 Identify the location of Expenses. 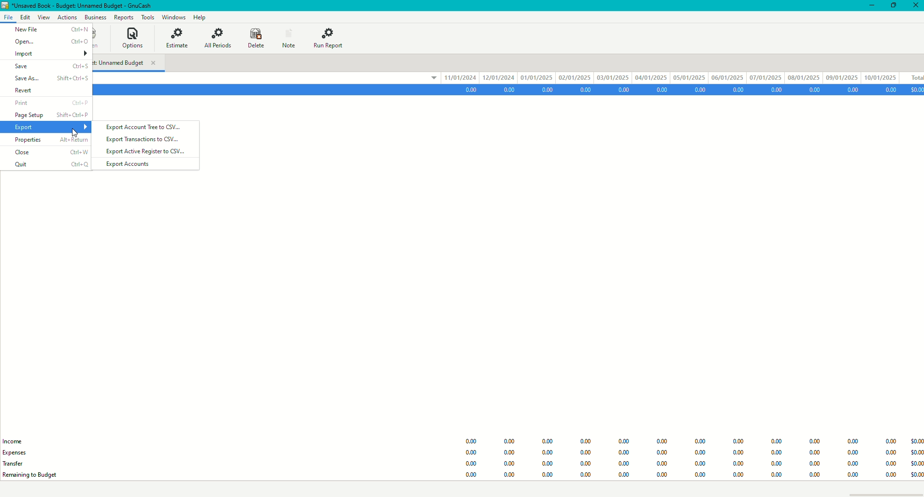
(21, 453).